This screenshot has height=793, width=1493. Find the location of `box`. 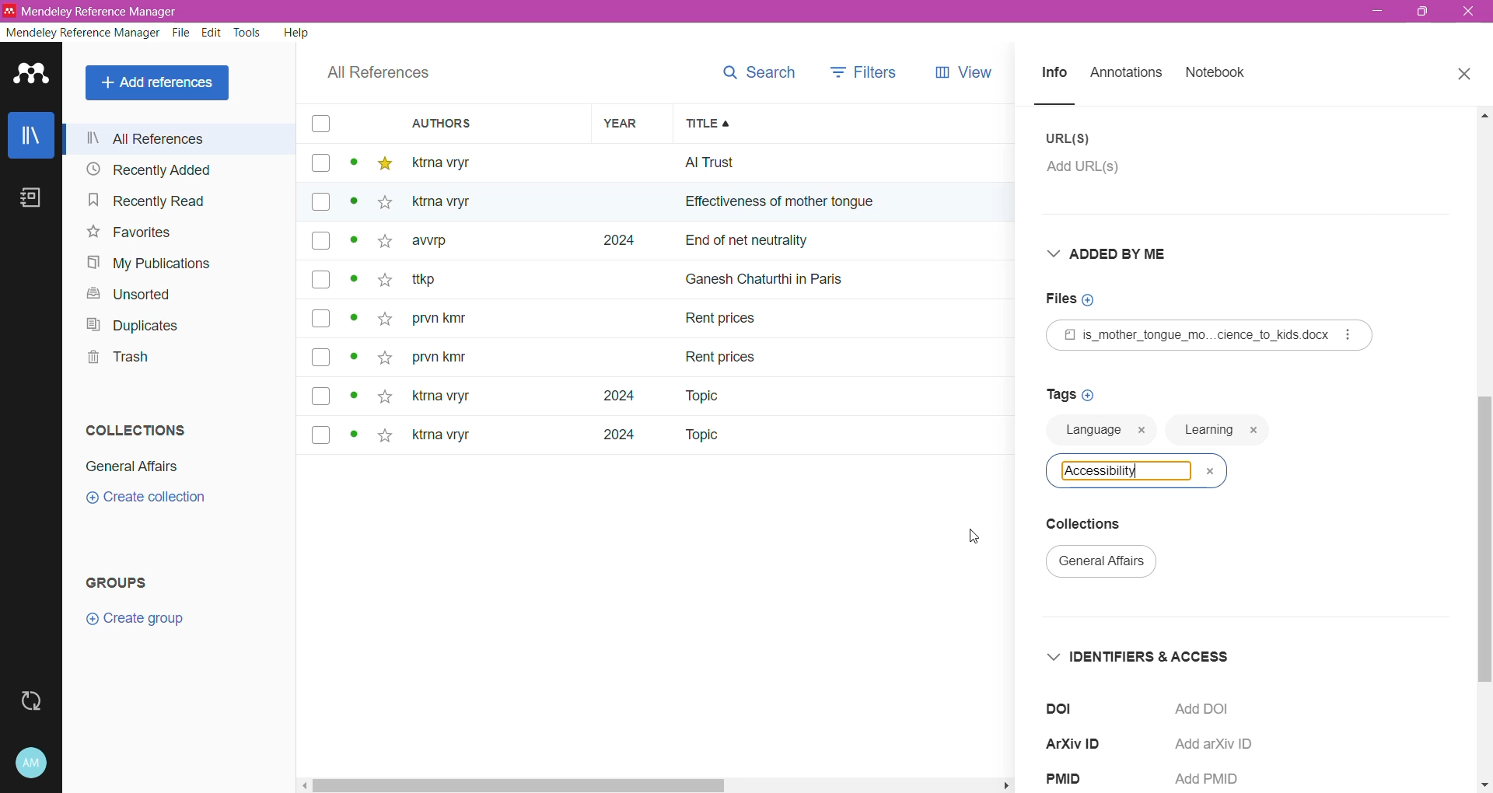

box is located at coordinates (321, 318).